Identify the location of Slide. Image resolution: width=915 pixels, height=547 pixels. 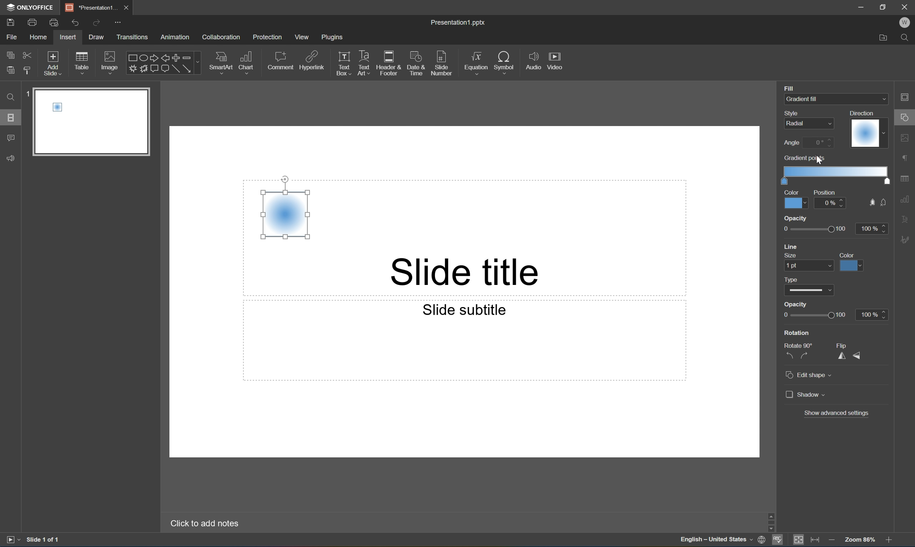
(94, 121).